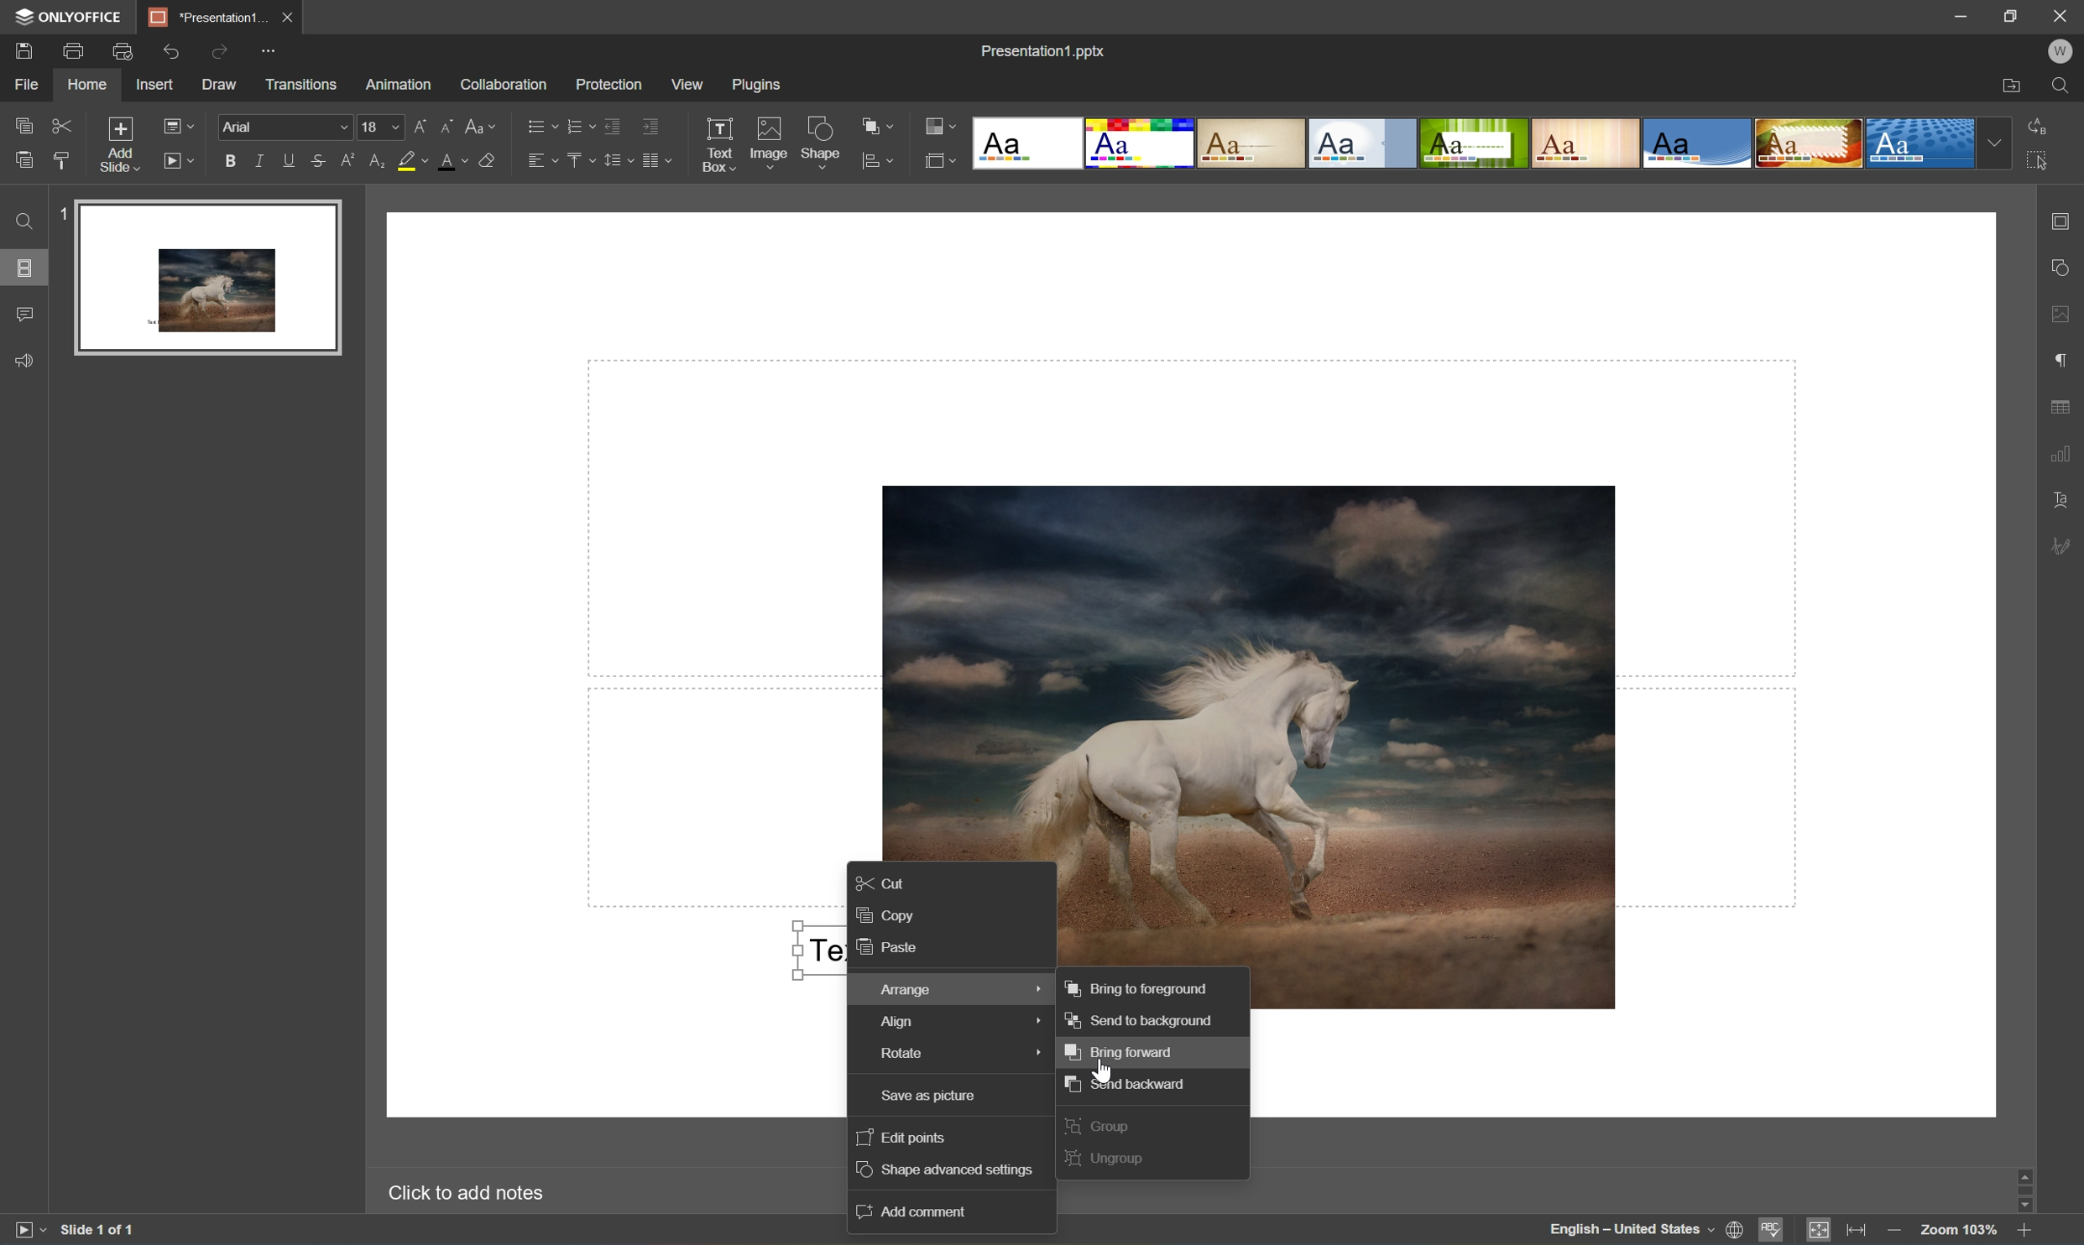 The image size is (2084, 1245). I want to click on Click to add notes, so click(474, 1196).